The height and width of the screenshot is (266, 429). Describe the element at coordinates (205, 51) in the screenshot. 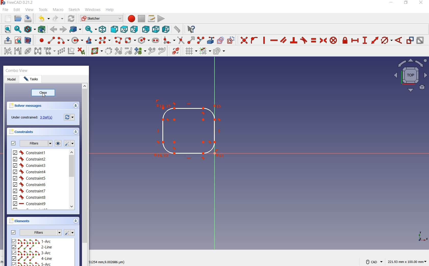

I see `toggle snap` at that location.